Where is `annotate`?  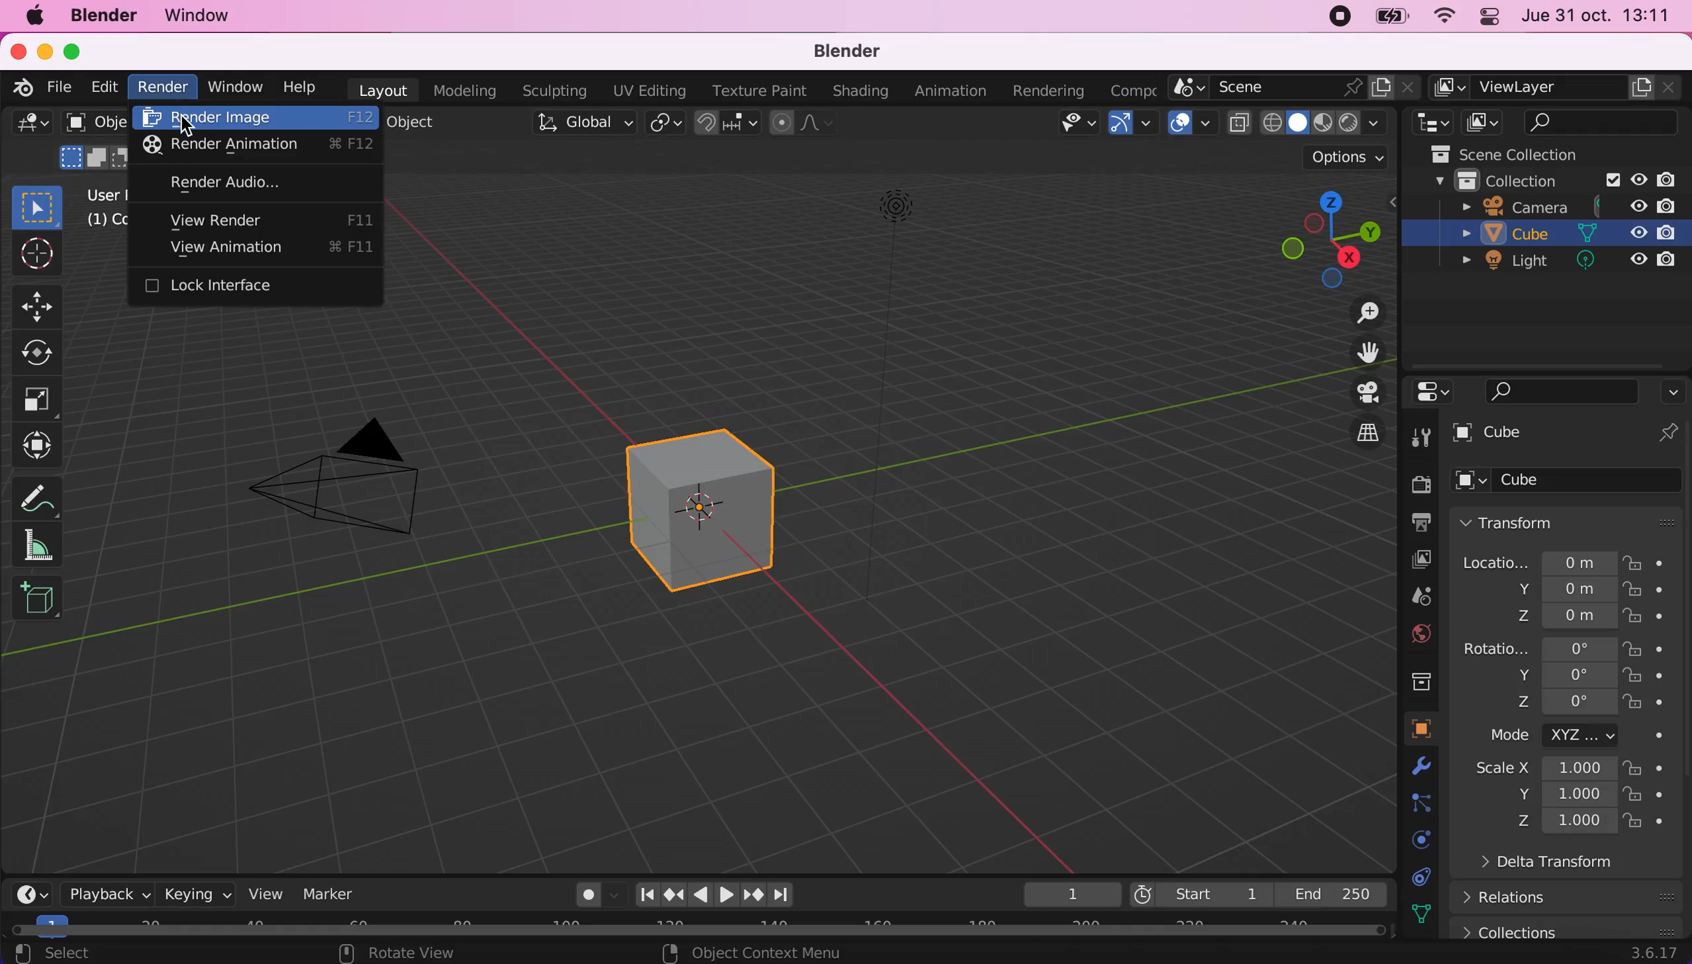
annotate is located at coordinates (56, 501).